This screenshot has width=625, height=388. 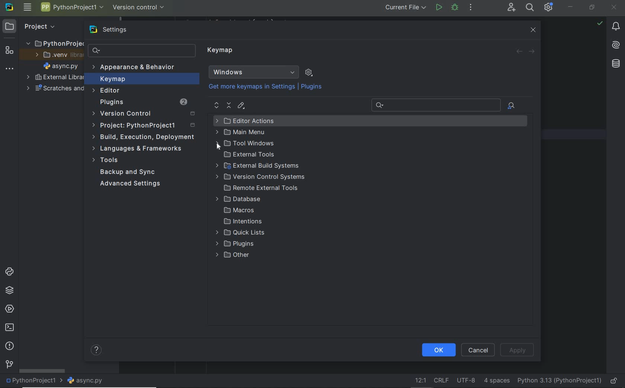 I want to click on Editor Actions, so click(x=246, y=120).